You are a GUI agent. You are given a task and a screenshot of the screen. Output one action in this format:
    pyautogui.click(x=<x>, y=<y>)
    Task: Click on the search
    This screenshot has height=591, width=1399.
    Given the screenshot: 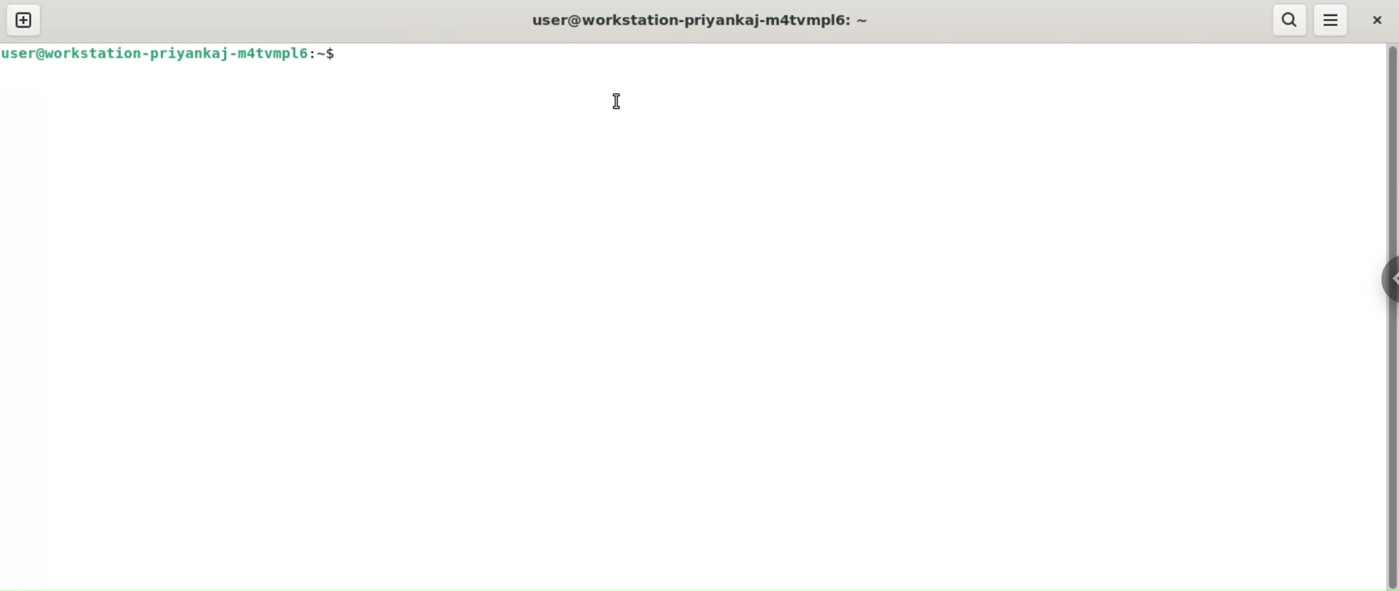 What is the action you would take?
    pyautogui.click(x=1288, y=20)
    